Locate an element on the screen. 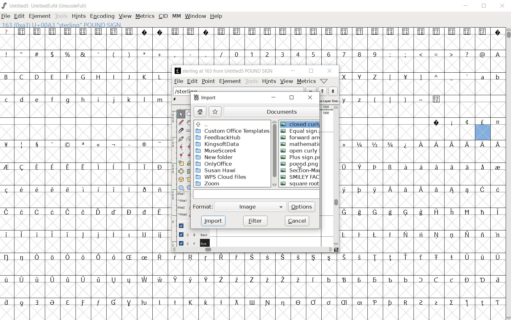 The image size is (511, 320). Symbol is located at coordinates (452, 280).